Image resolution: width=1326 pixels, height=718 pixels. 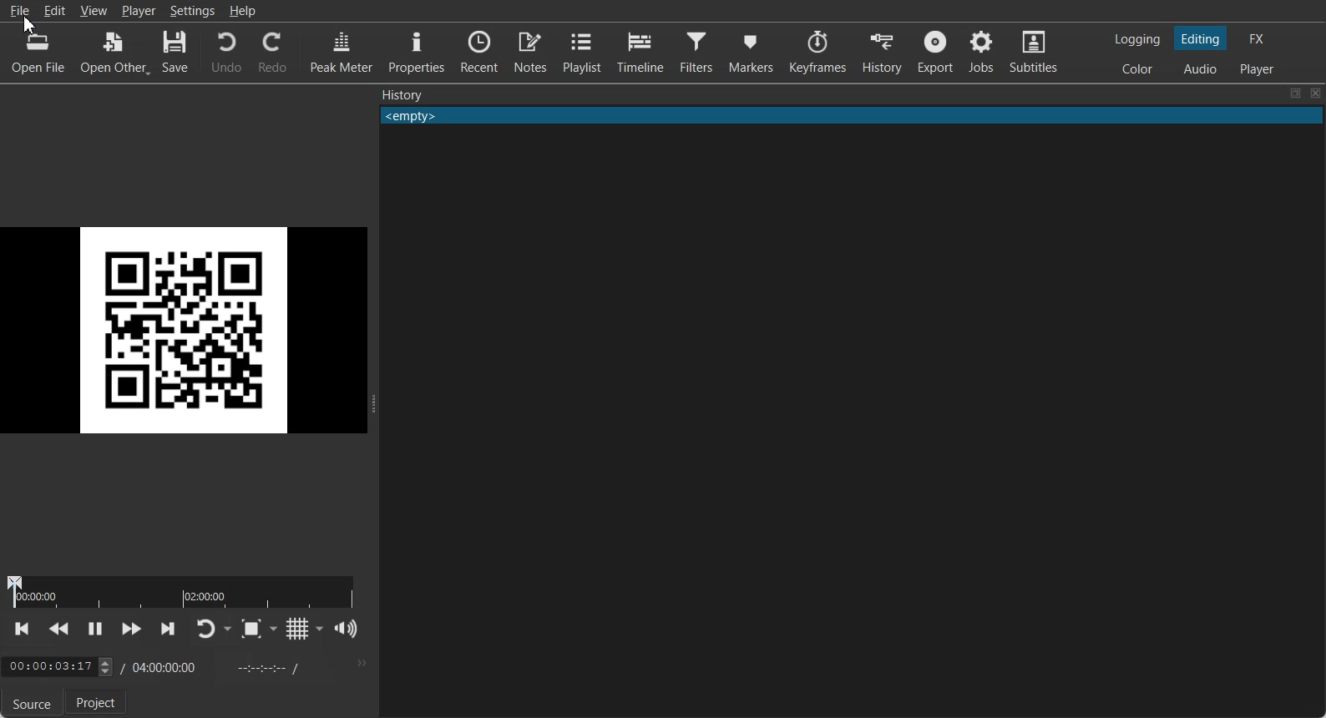 I want to click on Close, so click(x=1316, y=94).